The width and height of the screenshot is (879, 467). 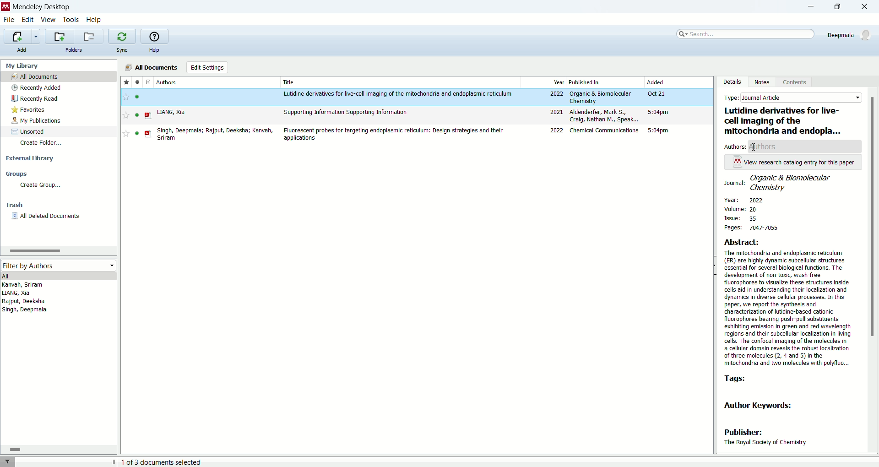 I want to click on create group, so click(x=40, y=186).